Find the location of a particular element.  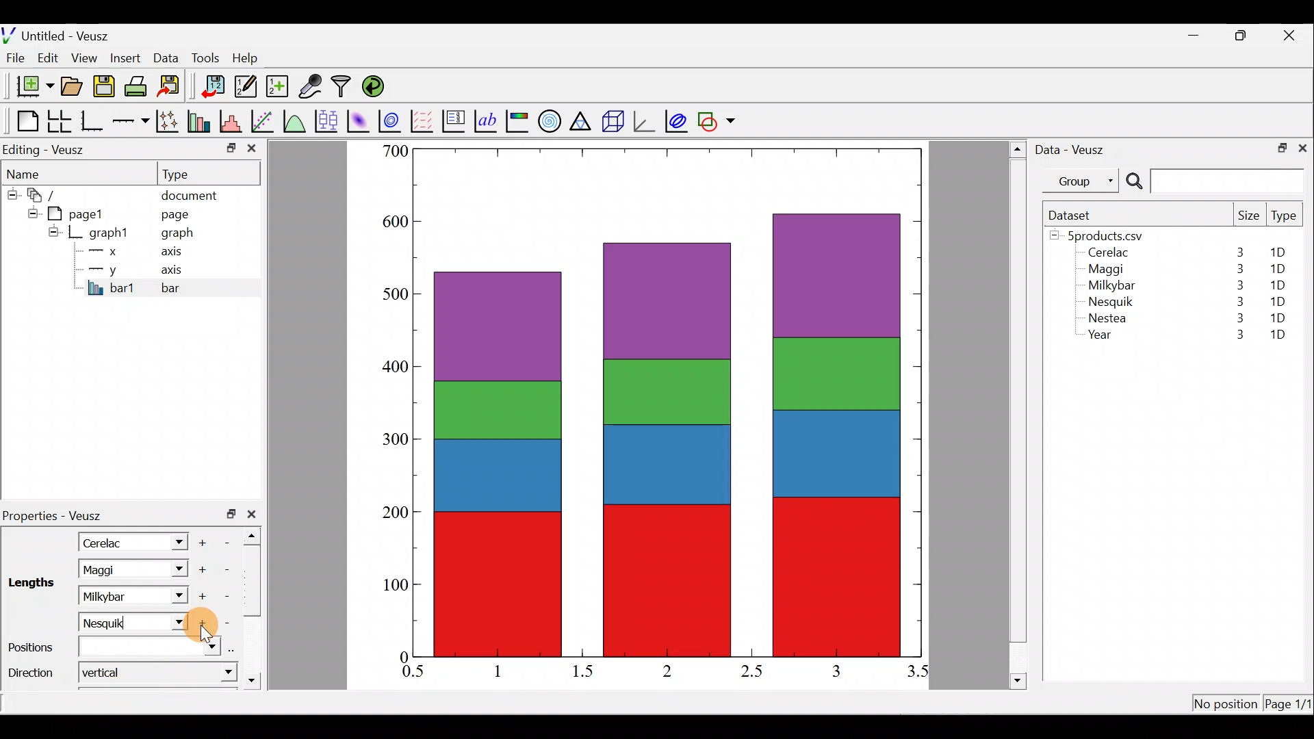

Positions is located at coordinates (111, 645).